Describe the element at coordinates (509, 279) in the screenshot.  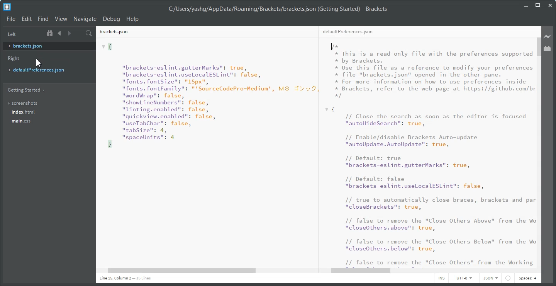
I see `circle` at that location.